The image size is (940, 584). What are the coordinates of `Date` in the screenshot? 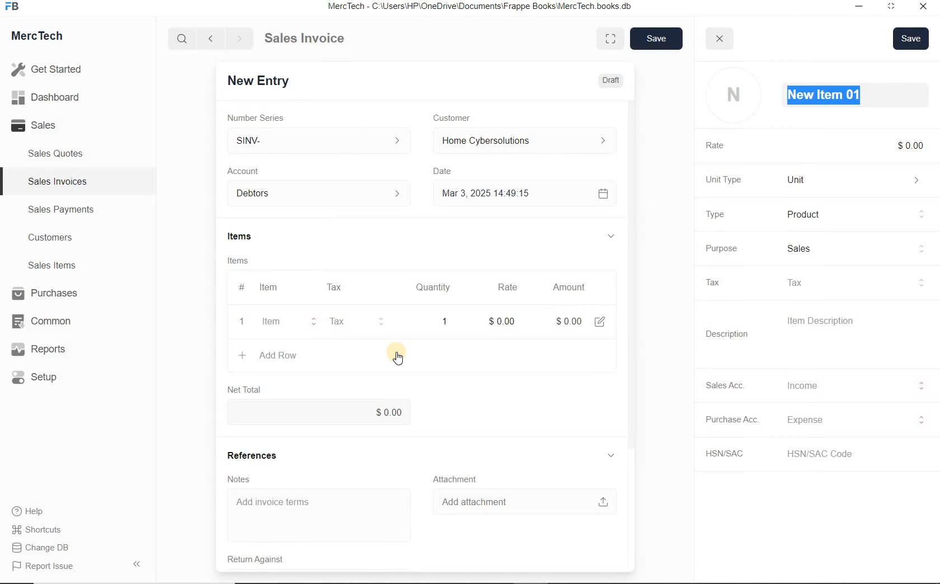 It's located at (445, 171).